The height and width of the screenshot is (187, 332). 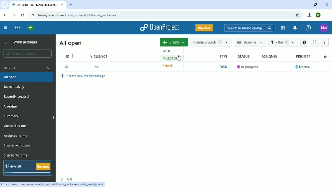 I want to click on Shared with me, so click(x=15, y=155).